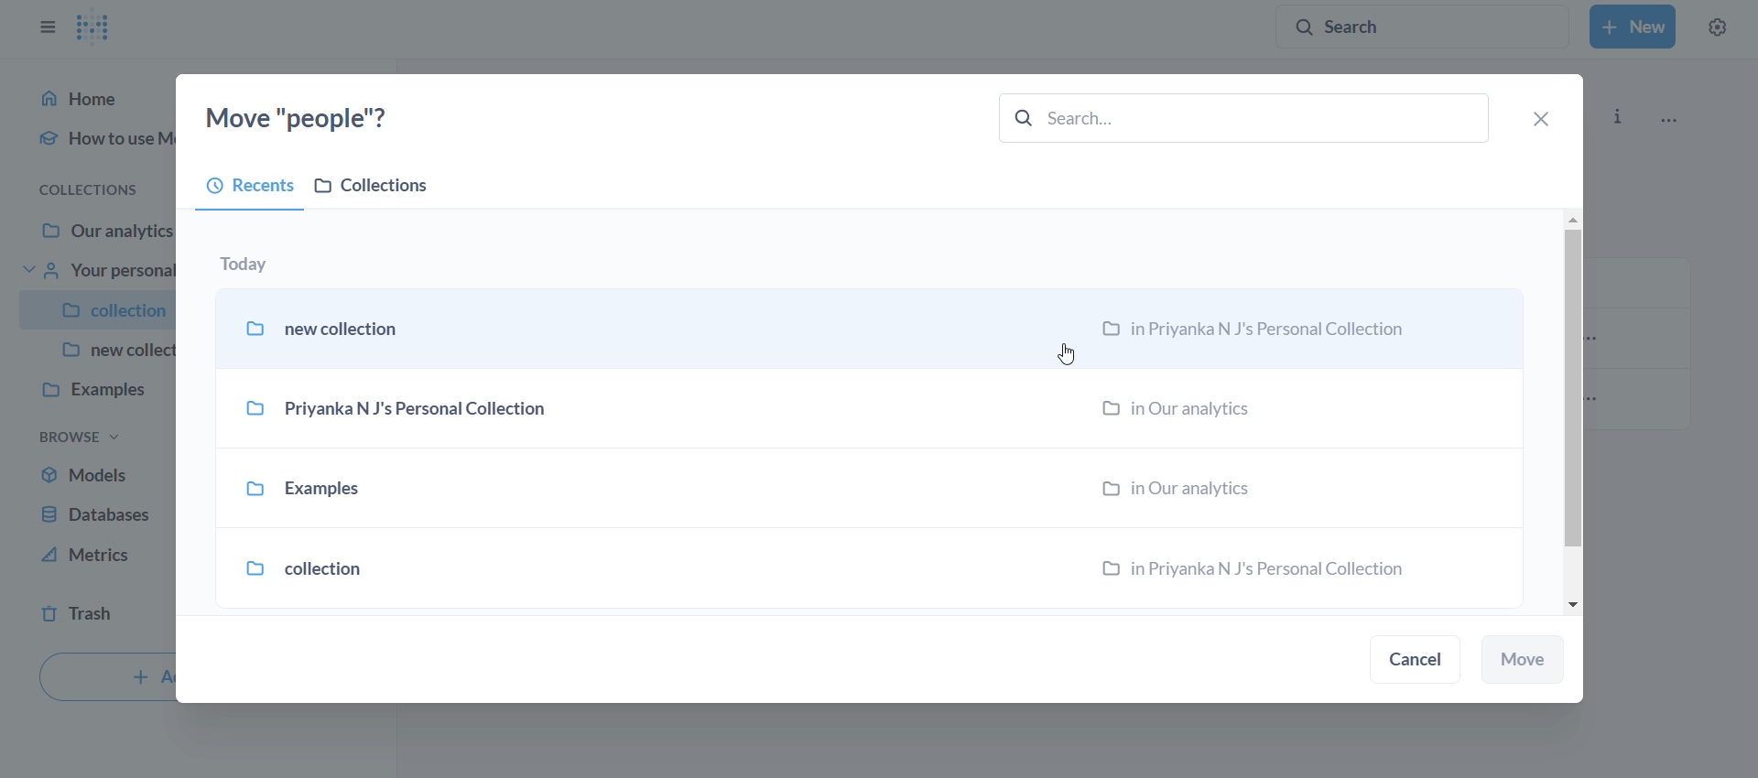 This screenshot has width=1758, height=778. Describe the element at coordinates (871, 406) in the screenshot. I see `Priyanka N J's Personal Collection` at that location.